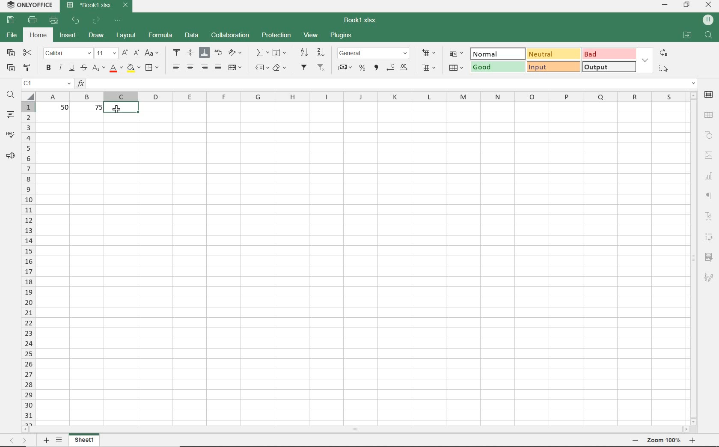  What do you see at coordinates (363, 69) in the screenshot?
I see `percent style` at bounding box center [363, 69].